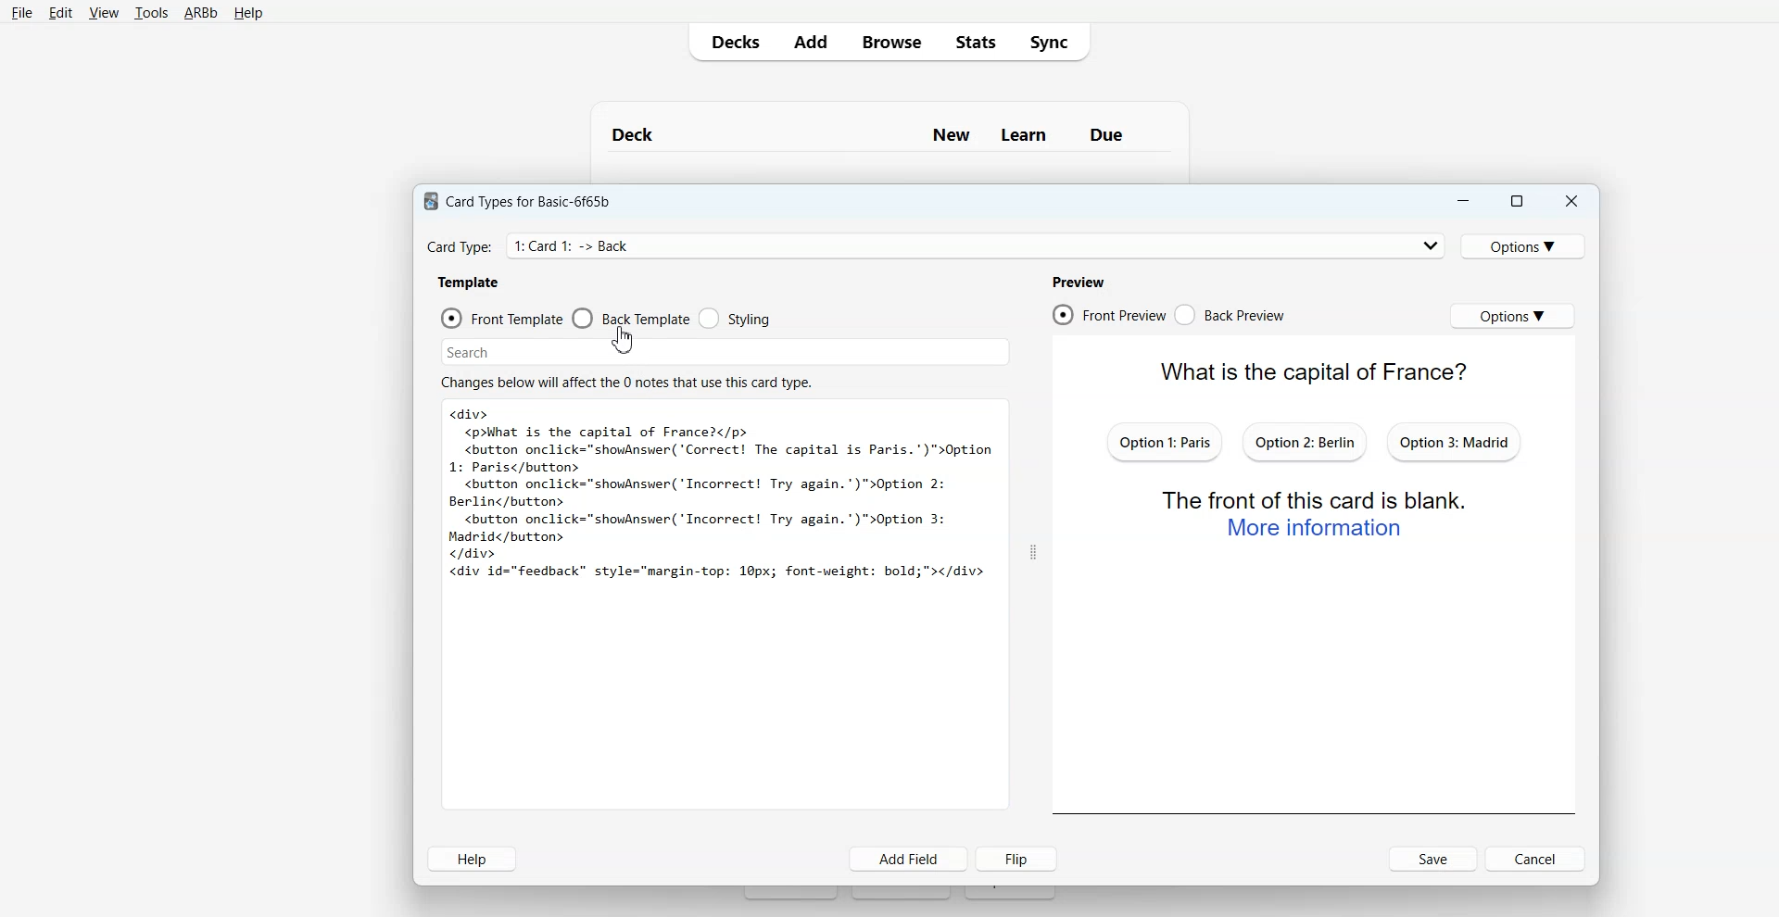  I want to click on Front Template, so click(502, 317).